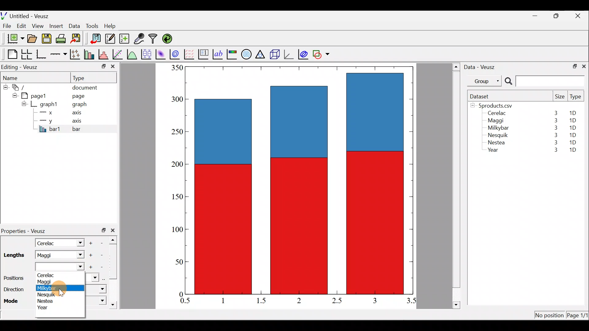  Describe the element at coordinates (76, 55) in the screenshot. I see `Plot points with lines and error bars` at that location.